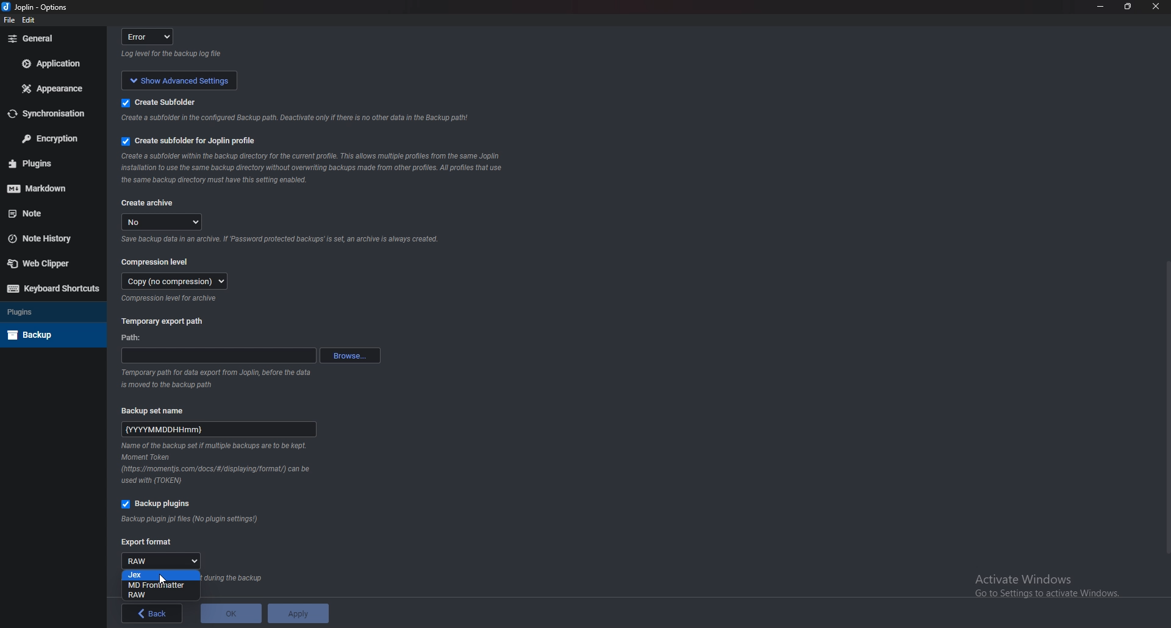  Describe the element at coordinates (220, 427) in the screenshot. I see `name` at that location.